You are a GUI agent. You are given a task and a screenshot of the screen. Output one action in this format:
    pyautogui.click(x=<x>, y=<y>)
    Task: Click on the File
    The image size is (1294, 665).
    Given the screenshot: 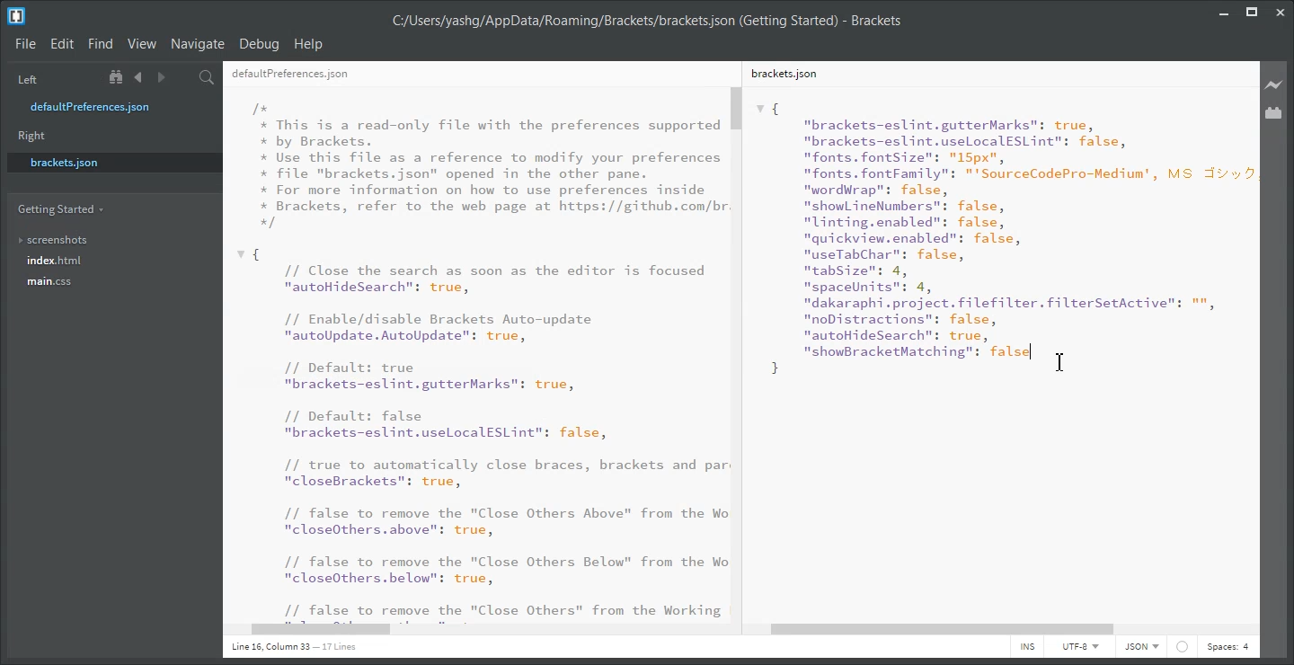 What is the action you would take?
    pyautogui.click(x=25, y=45)
    